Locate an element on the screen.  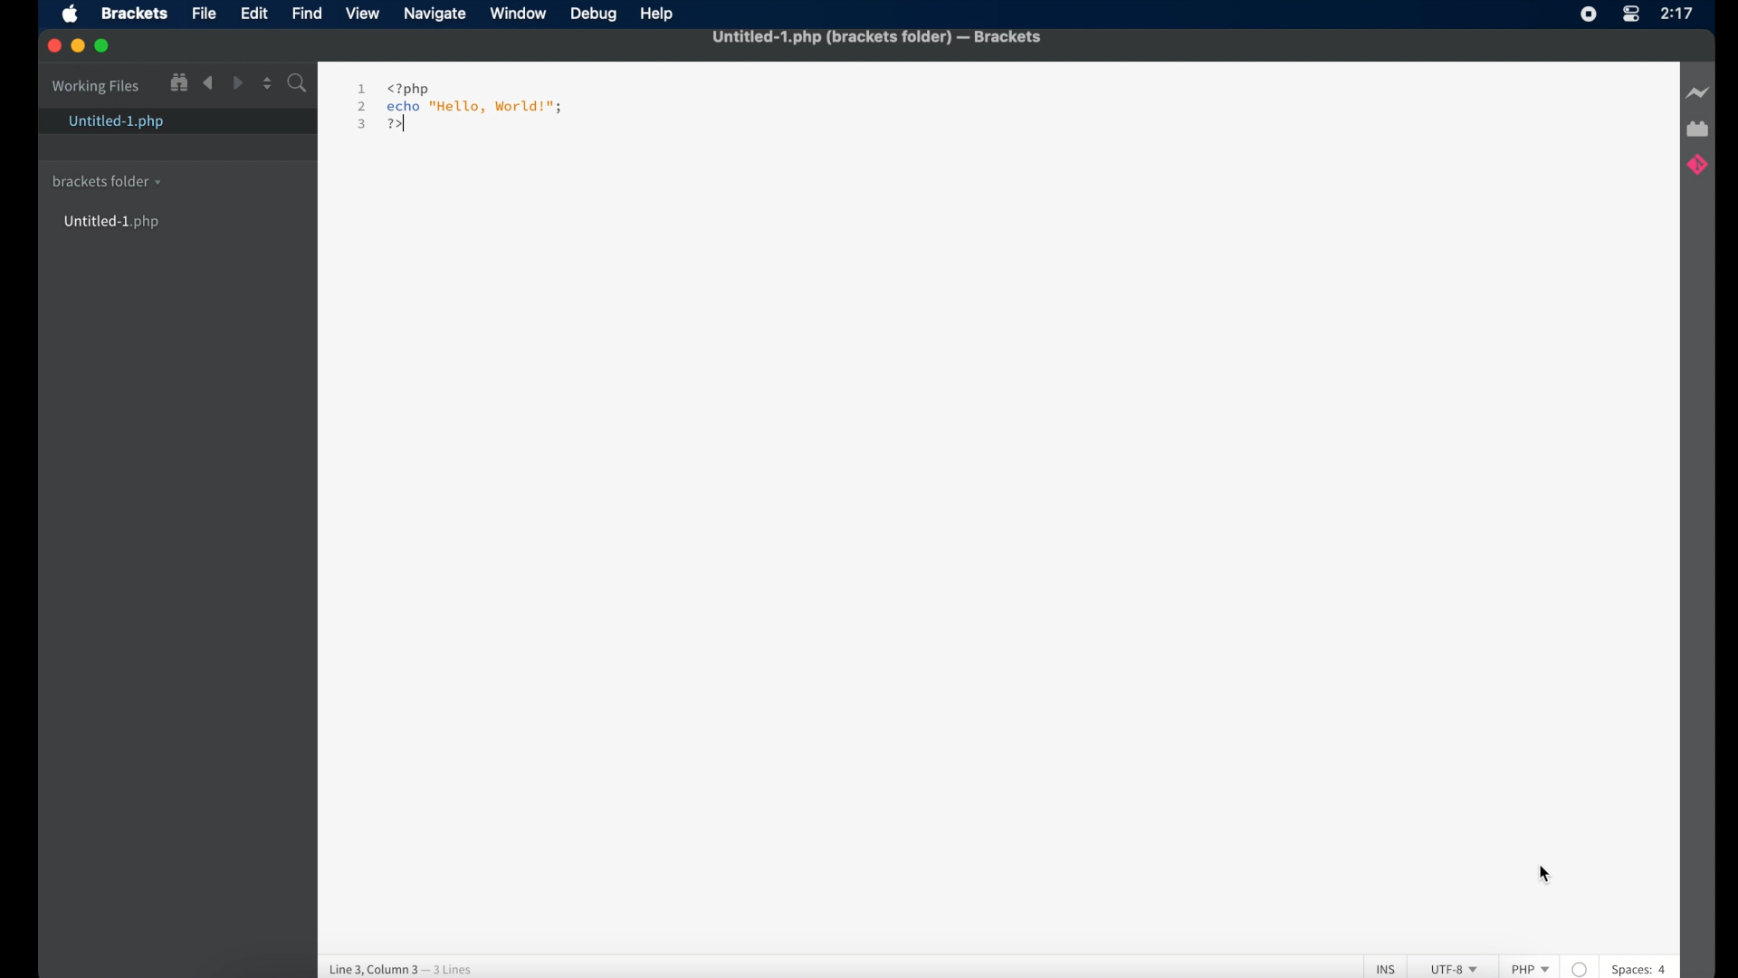
navigate is located at coordinates (435, 15).